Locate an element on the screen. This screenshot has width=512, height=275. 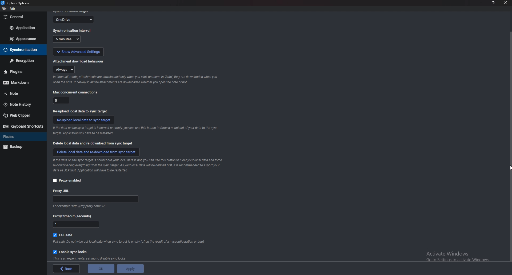
proxy enabled is located at coordinates (67, 180).